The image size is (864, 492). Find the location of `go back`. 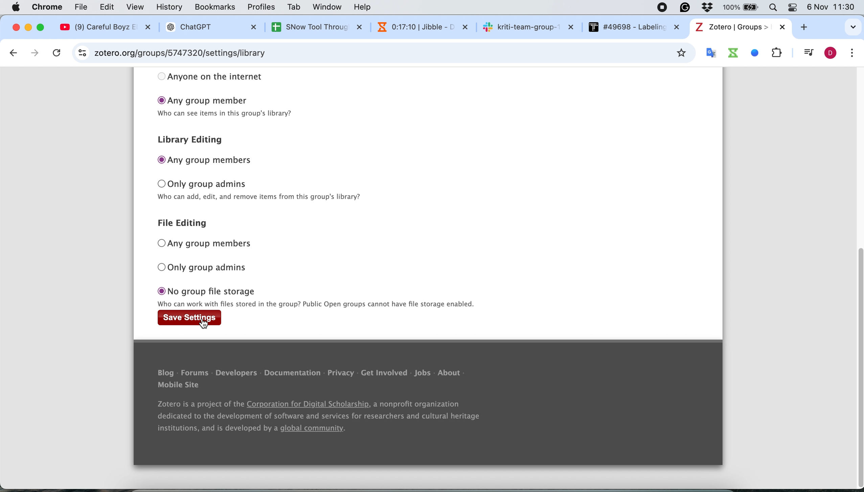

go back is located at coordinates (13, 52).